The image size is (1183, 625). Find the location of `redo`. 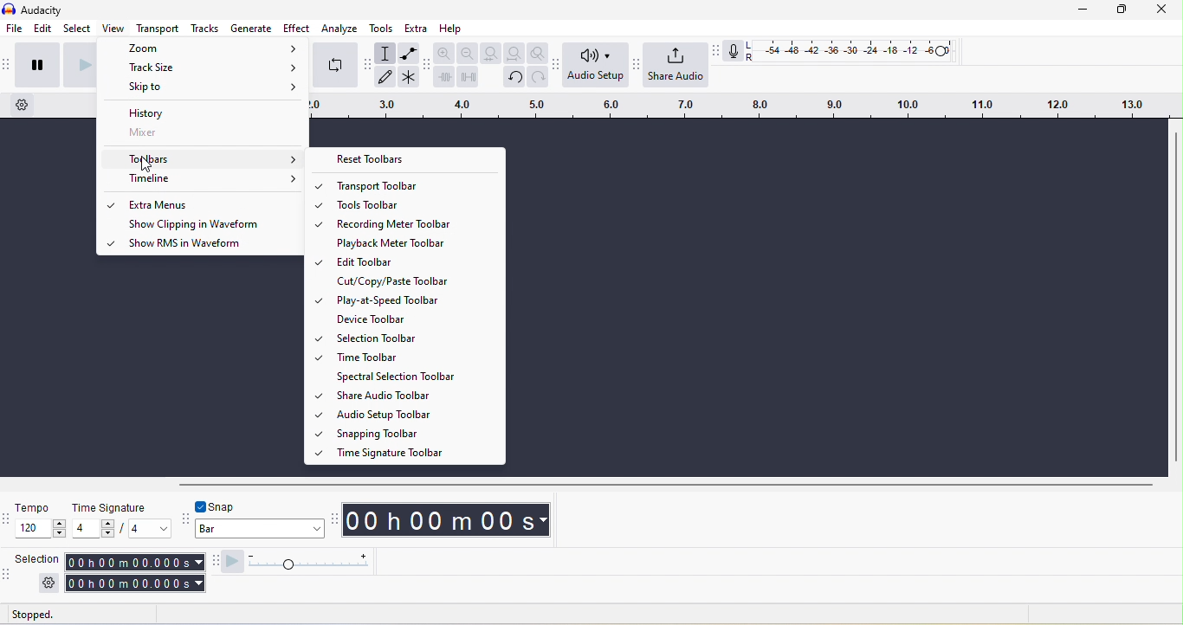

redo is located at coordinates (538, 77).